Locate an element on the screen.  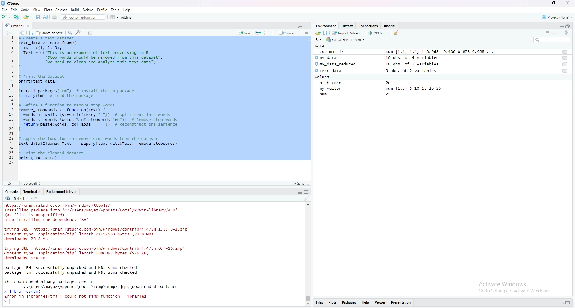
collapse is located at coordinates (569, 303).